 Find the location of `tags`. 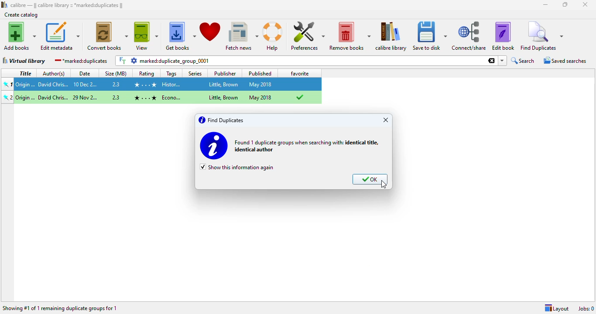

tags is located at coordinates (170, 73).